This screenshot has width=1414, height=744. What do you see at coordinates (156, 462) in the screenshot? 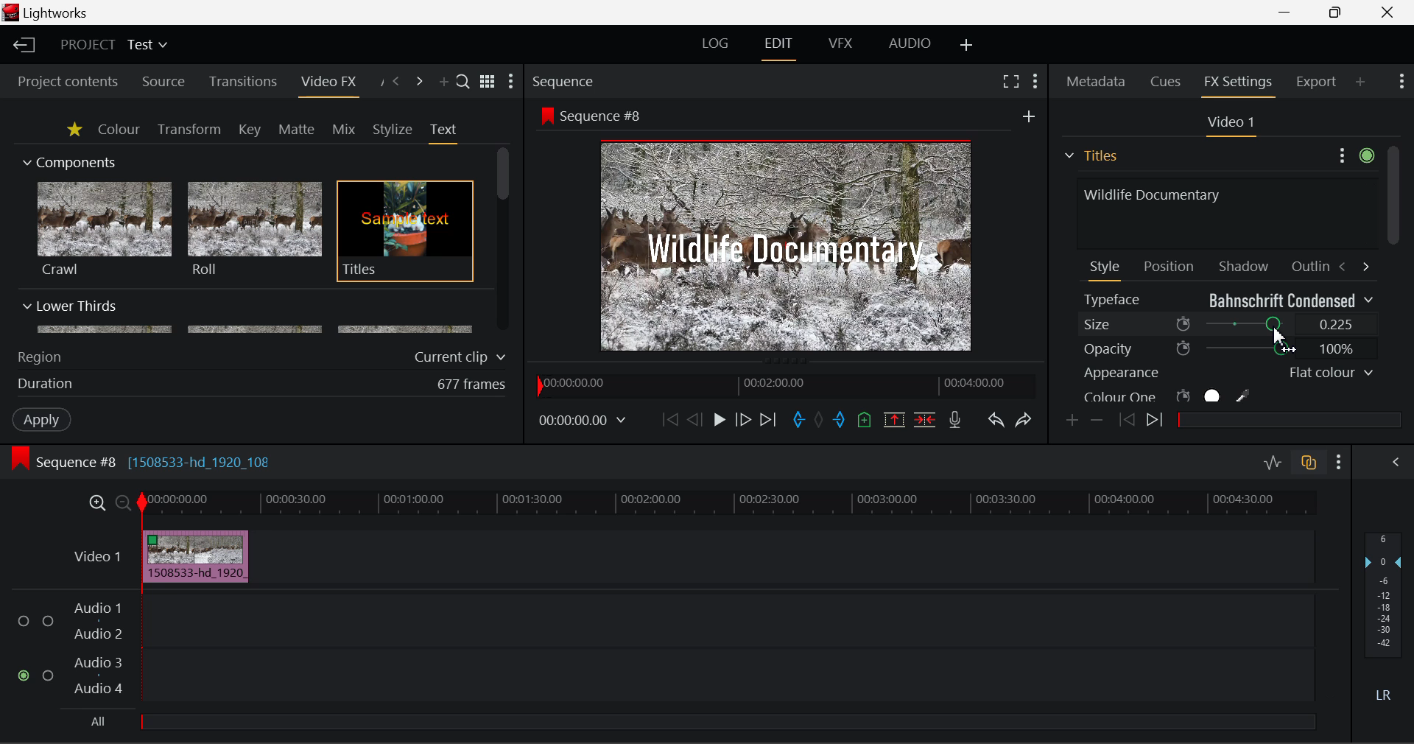
I see `Sequence #8 [1508533-hd_1920_108` at bounding box center [156, 462].